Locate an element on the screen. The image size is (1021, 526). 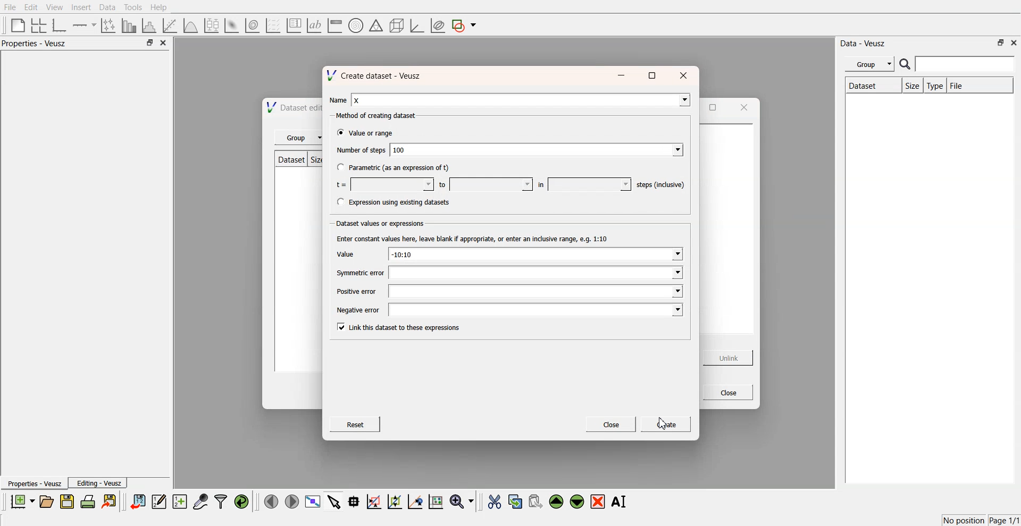
steps (inclusive) is located at coordinates (662, 184).